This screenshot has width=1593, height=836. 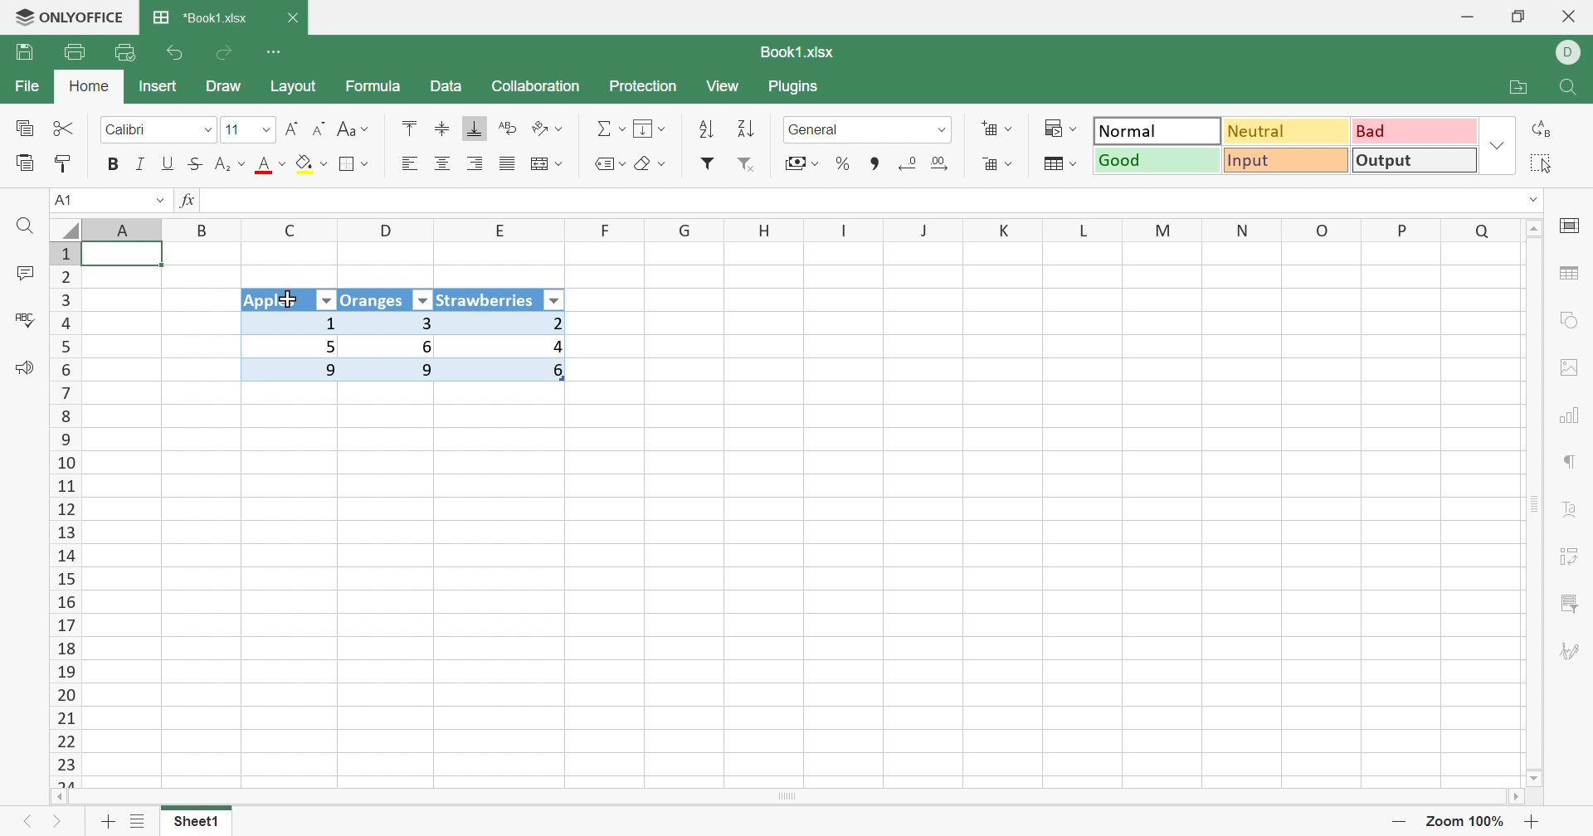 I want to click on Add sheet, so click(x=108, y=821).